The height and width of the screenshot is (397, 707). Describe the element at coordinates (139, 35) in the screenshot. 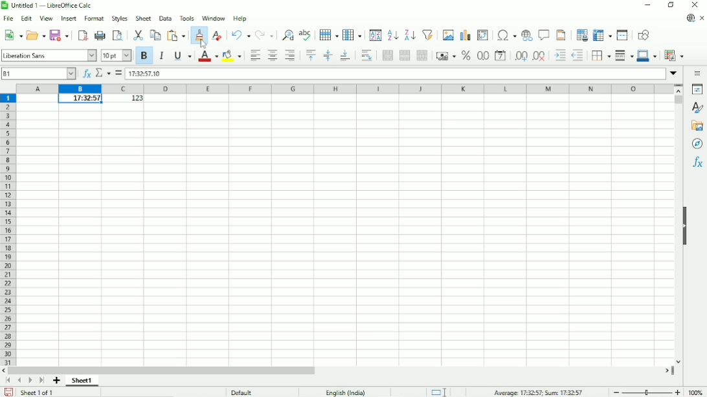

I see `Cut` at that location.